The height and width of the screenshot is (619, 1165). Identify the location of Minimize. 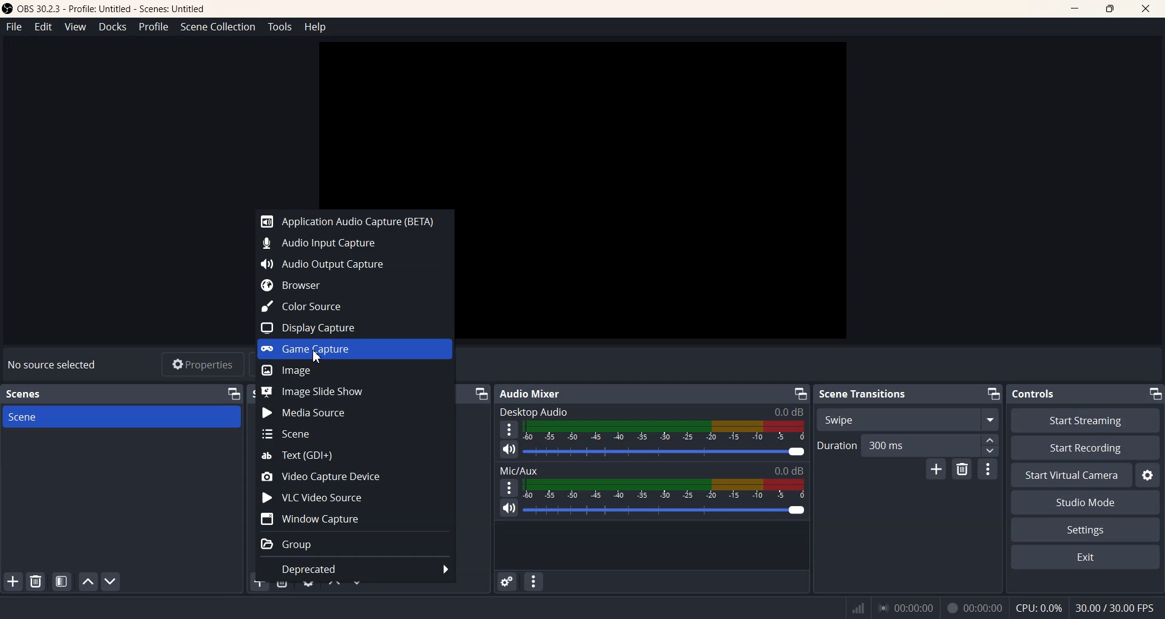
(481, 394).